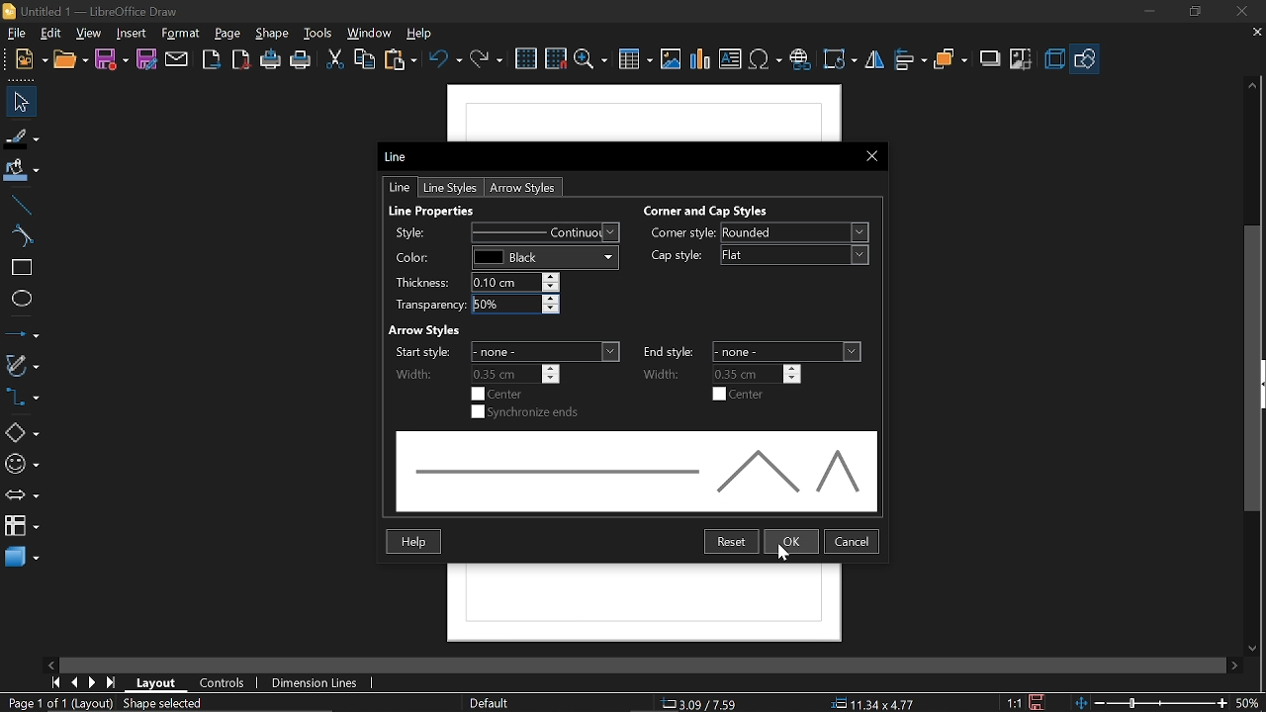 The height and width of the screenshot is (712, 1266). Describe the element at coordinates (111, 59) in the screenshot. I see `save ` at that location.